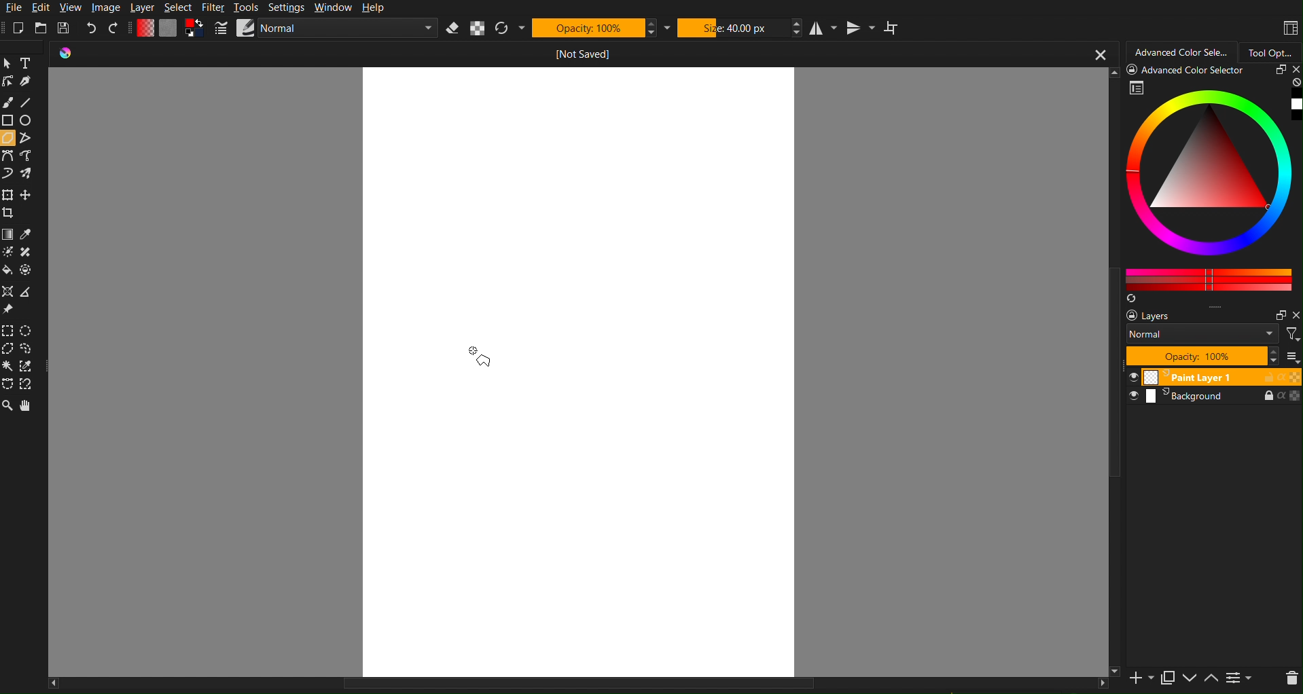 The height and width of the screenshot is (694, 1303). Describe the element at coordinates (452, 29) in the screenshot. I see `Erase` at that location.